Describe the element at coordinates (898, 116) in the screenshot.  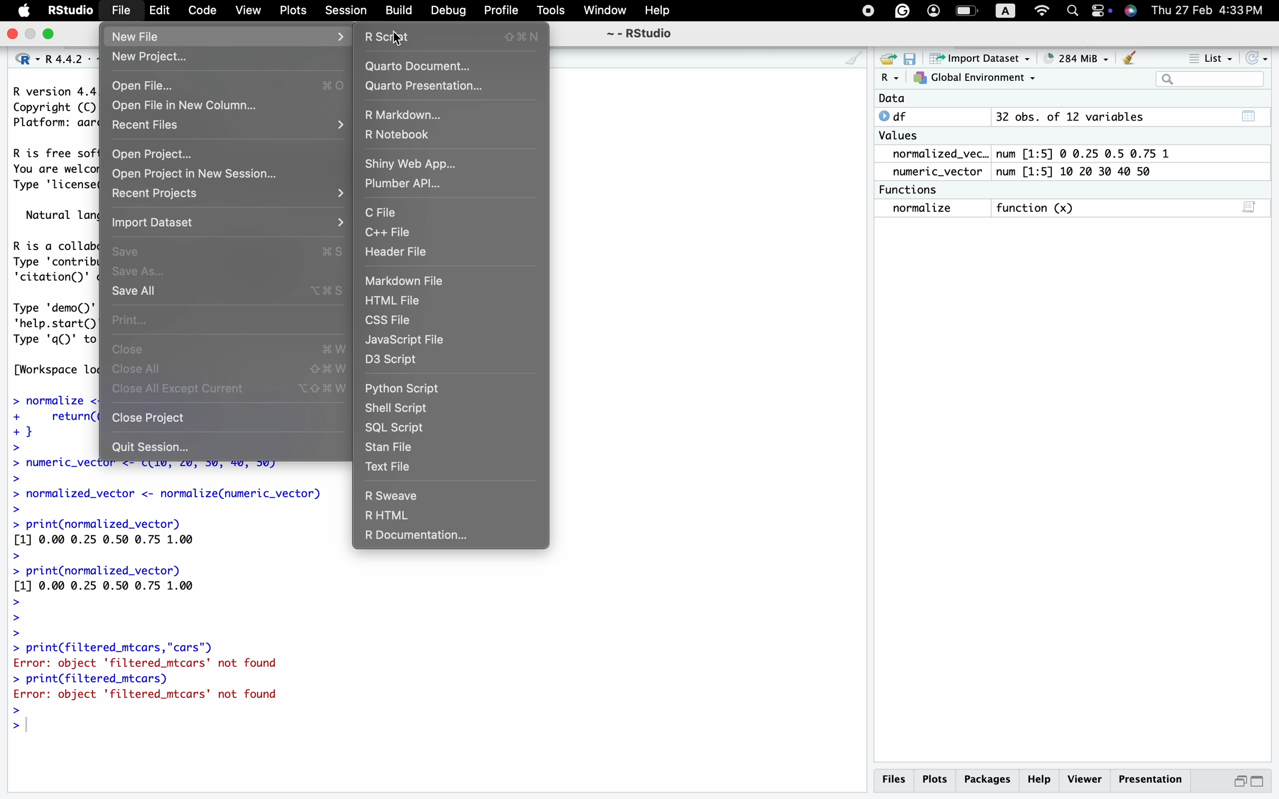
I see `0 df` at that location.